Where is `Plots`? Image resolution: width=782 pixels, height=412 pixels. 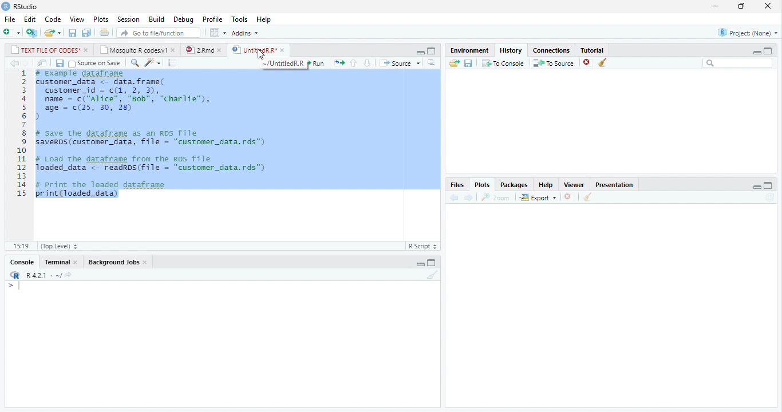 Plots is located at coordinates (100, 19).